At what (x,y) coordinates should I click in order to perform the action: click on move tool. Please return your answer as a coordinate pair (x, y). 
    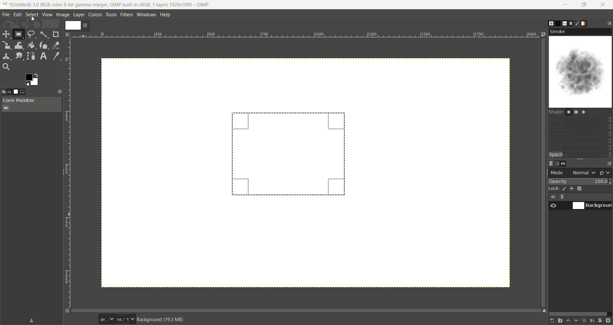
    Looking at the image, I should click on (6, 34).